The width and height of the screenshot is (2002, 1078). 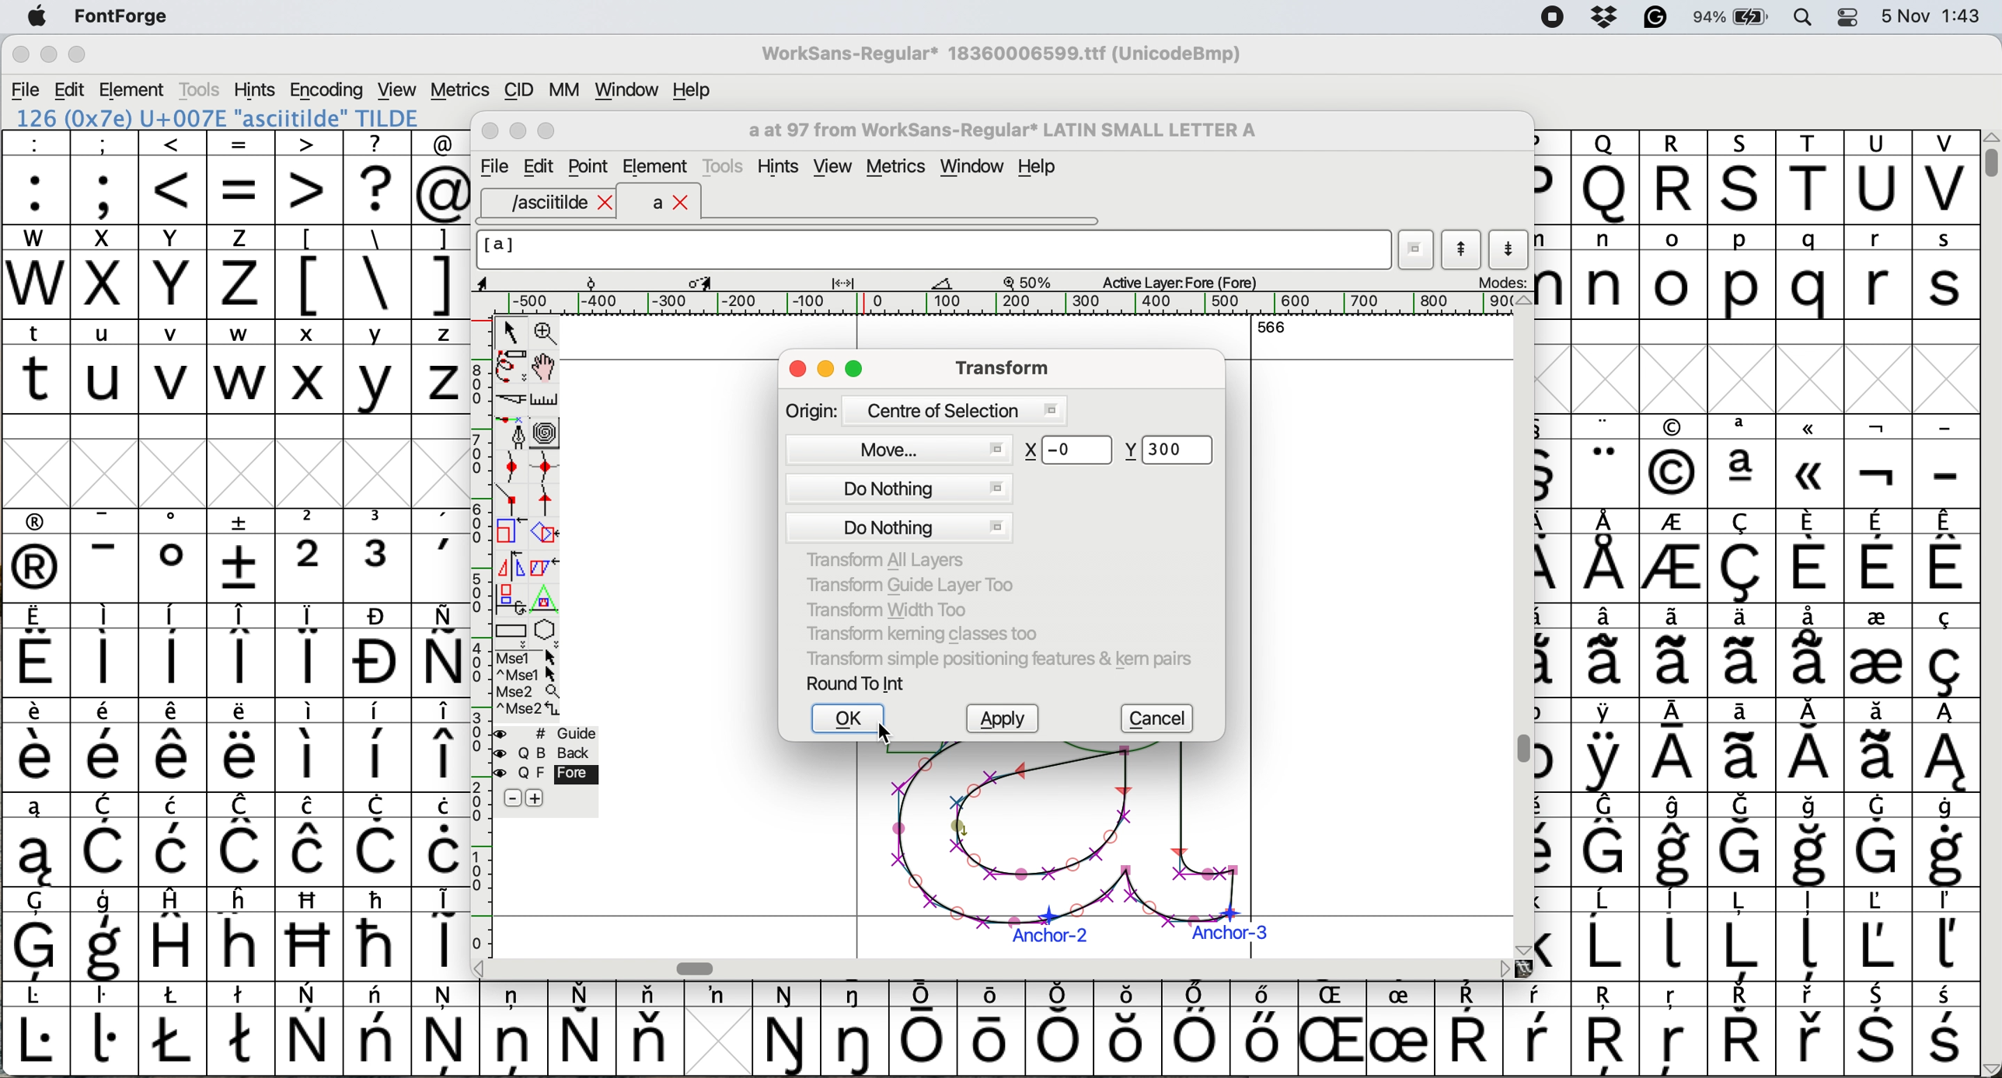 What do you see at coordinates (480, 619) in the screenshot?
I see `vertical scale` at bounding box center [480, 619].